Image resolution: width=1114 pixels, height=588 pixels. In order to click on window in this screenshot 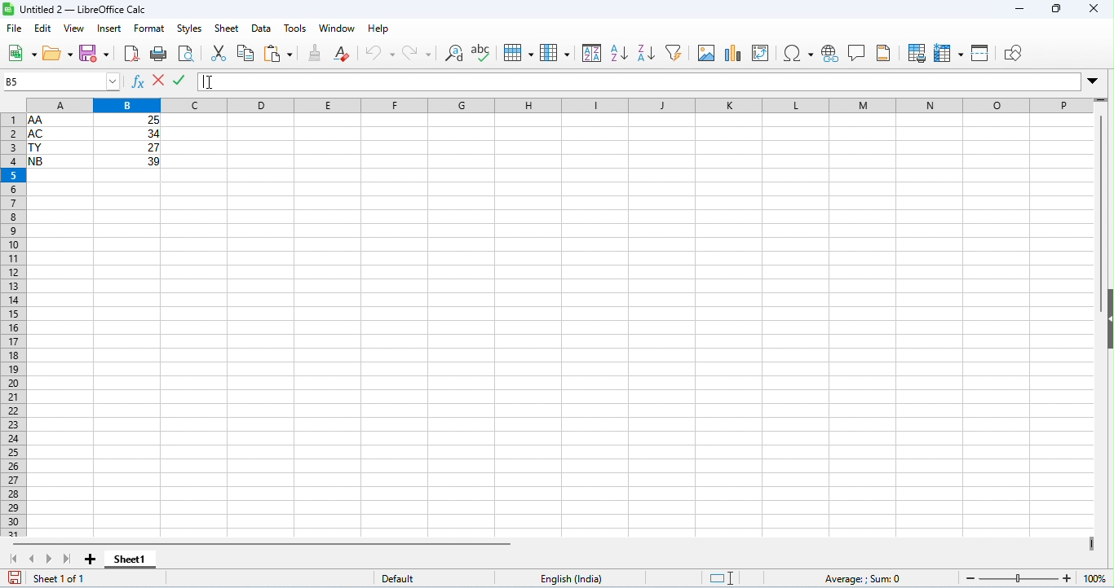, I will do `click(339, 29)`.